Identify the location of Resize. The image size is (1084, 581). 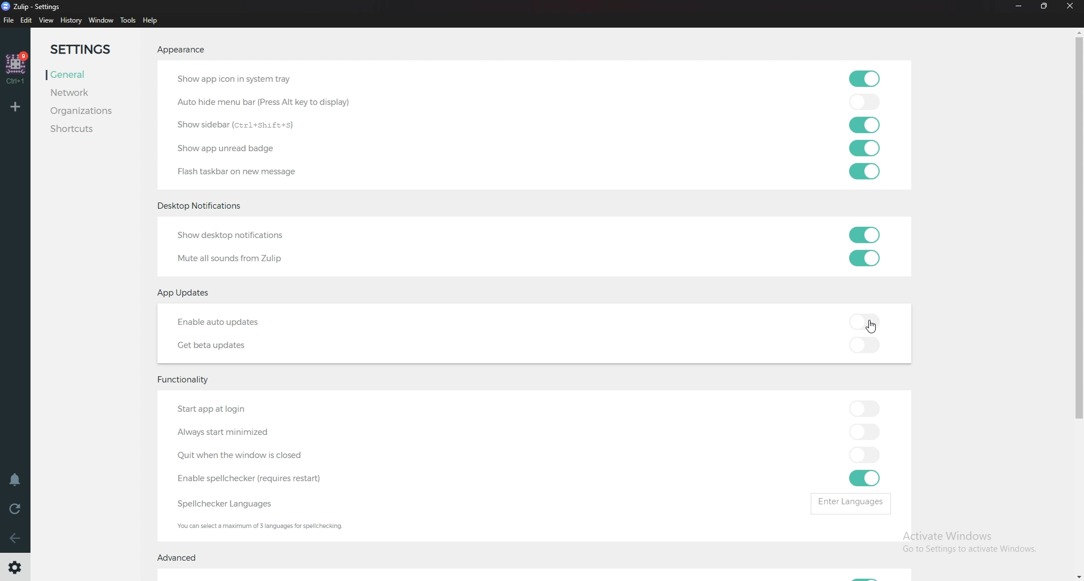
(1045, 6).